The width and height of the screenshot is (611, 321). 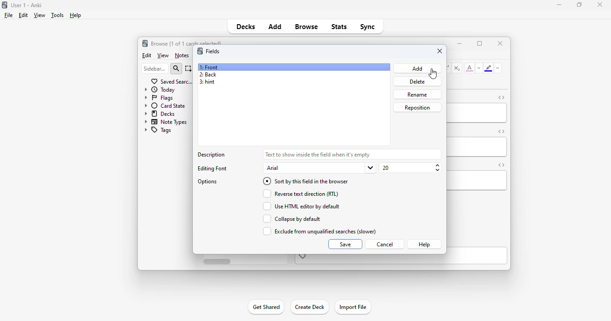 I want to click on flags, so click(x=158, y=97).